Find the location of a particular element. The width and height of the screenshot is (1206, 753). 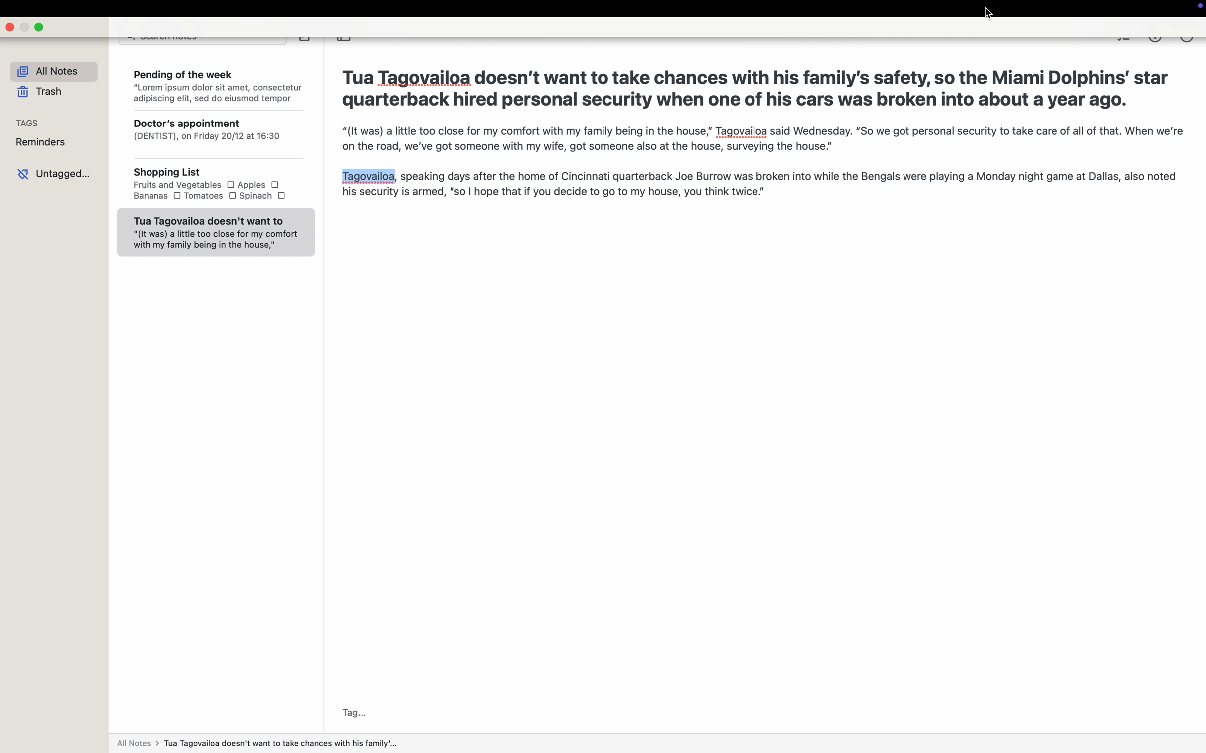

LUOCTOr's appointment
(DENTIST), on Friday 20/12 at 16:30 is located at coordinates (215, 136).